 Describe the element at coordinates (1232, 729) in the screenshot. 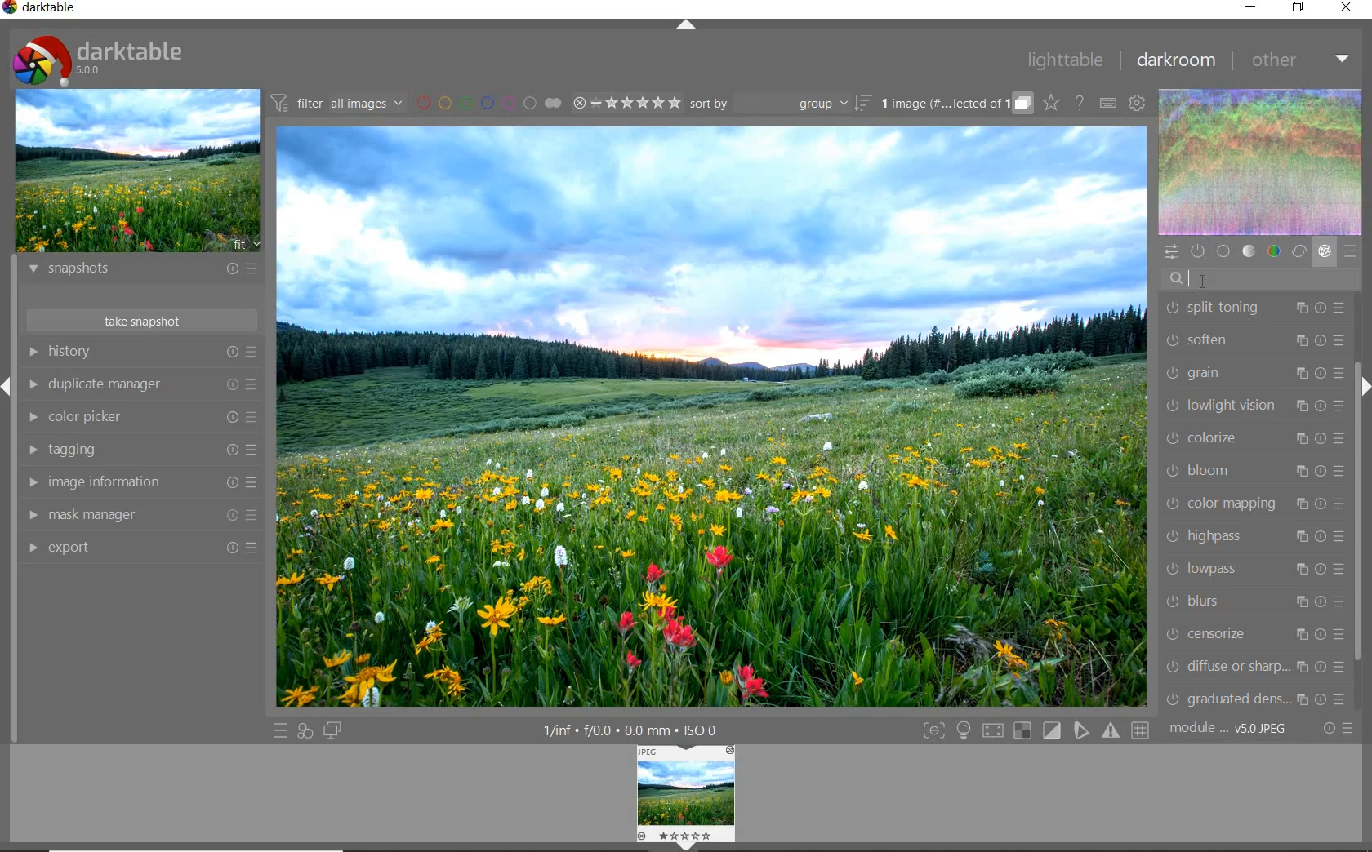

I see `module..v50JPEG` at that location.